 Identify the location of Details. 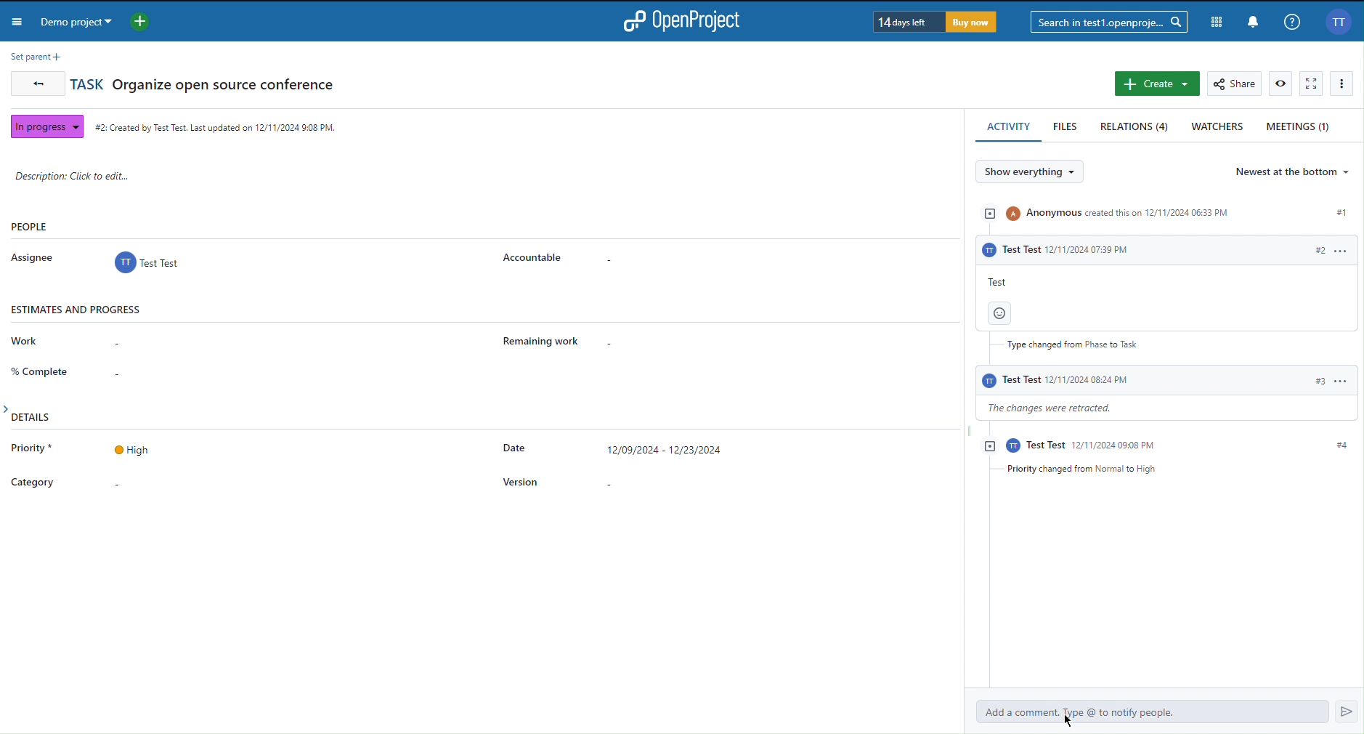
(403, 461).